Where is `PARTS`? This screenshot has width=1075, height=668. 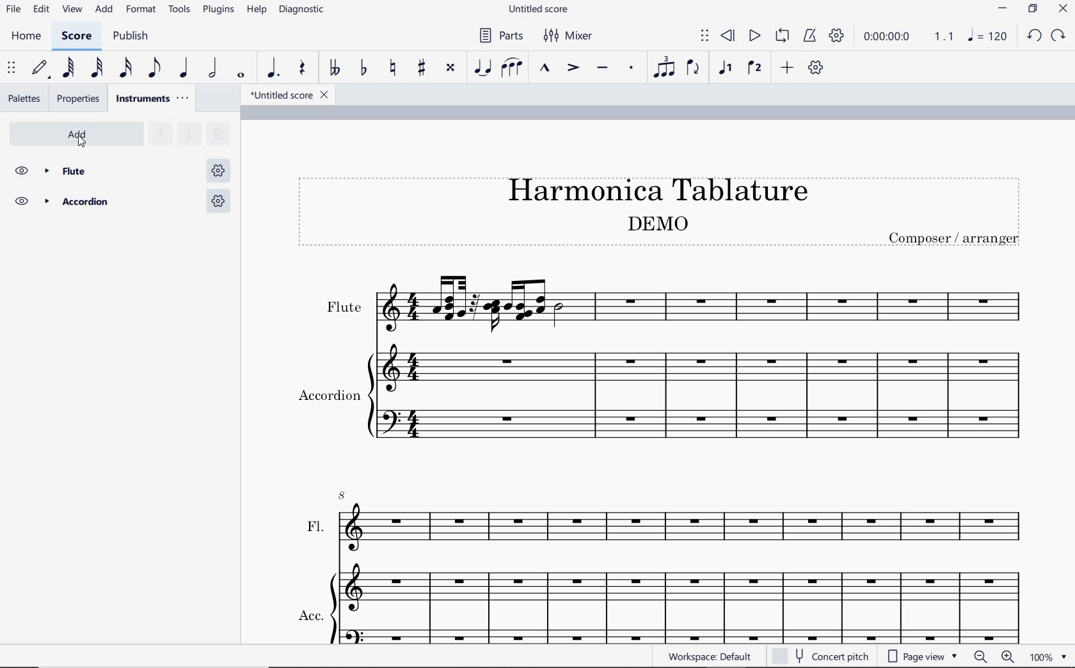
PARTS is located at coordinates (500, 36).